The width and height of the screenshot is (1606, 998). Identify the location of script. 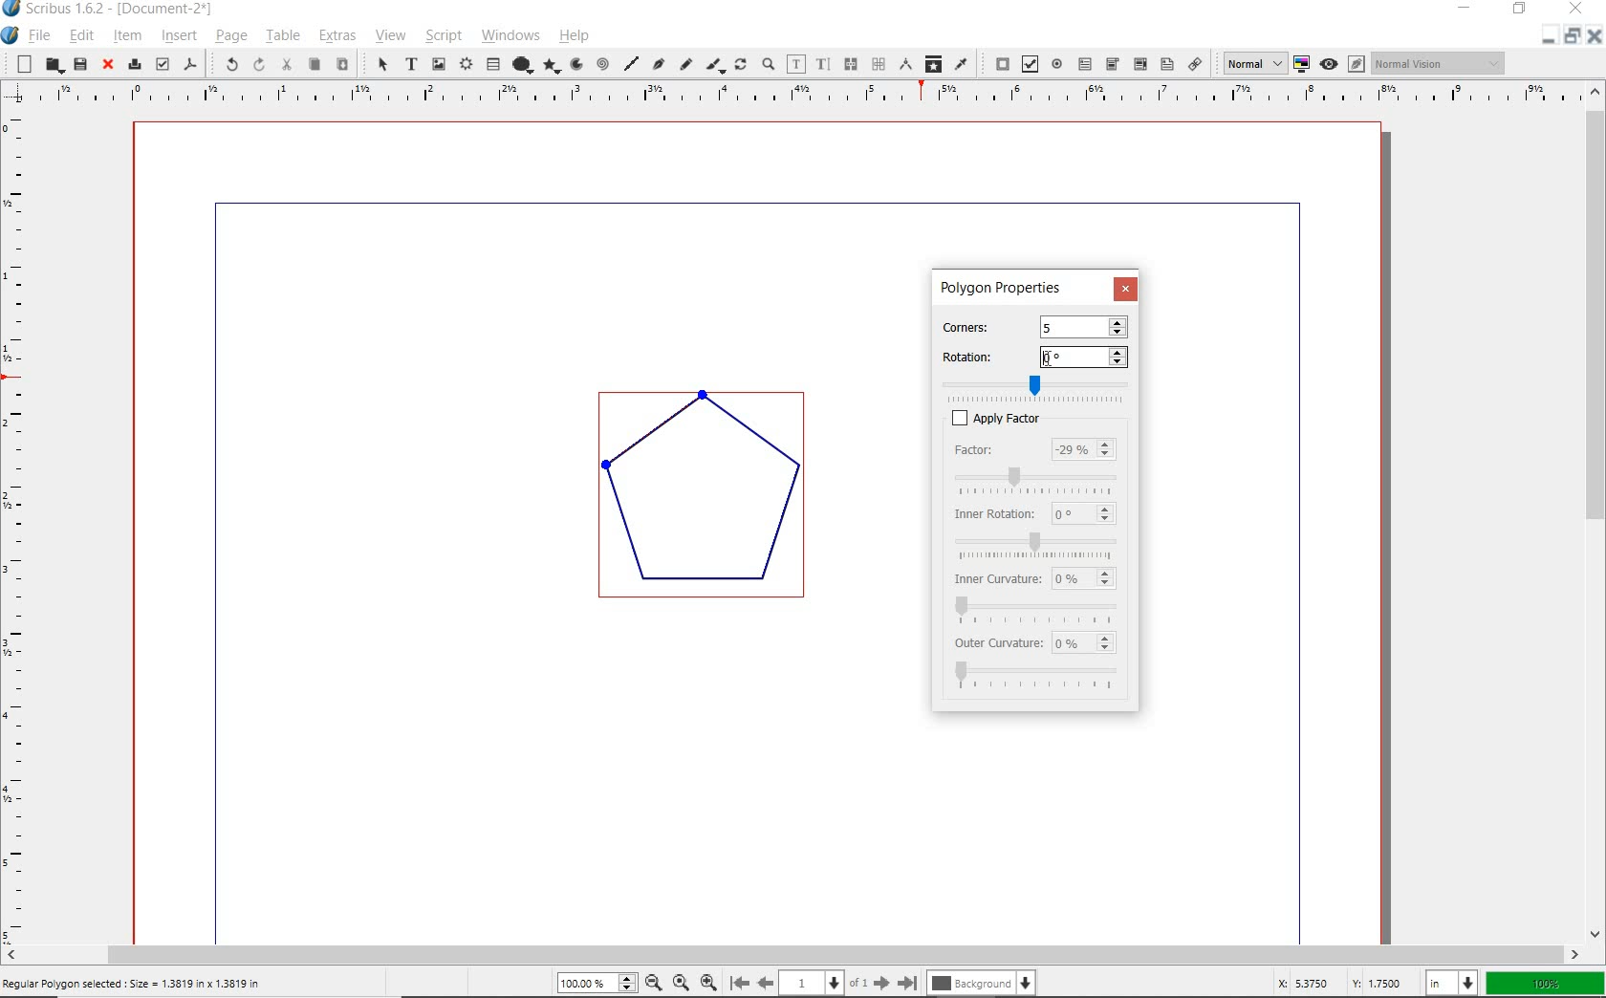
(442, 36).